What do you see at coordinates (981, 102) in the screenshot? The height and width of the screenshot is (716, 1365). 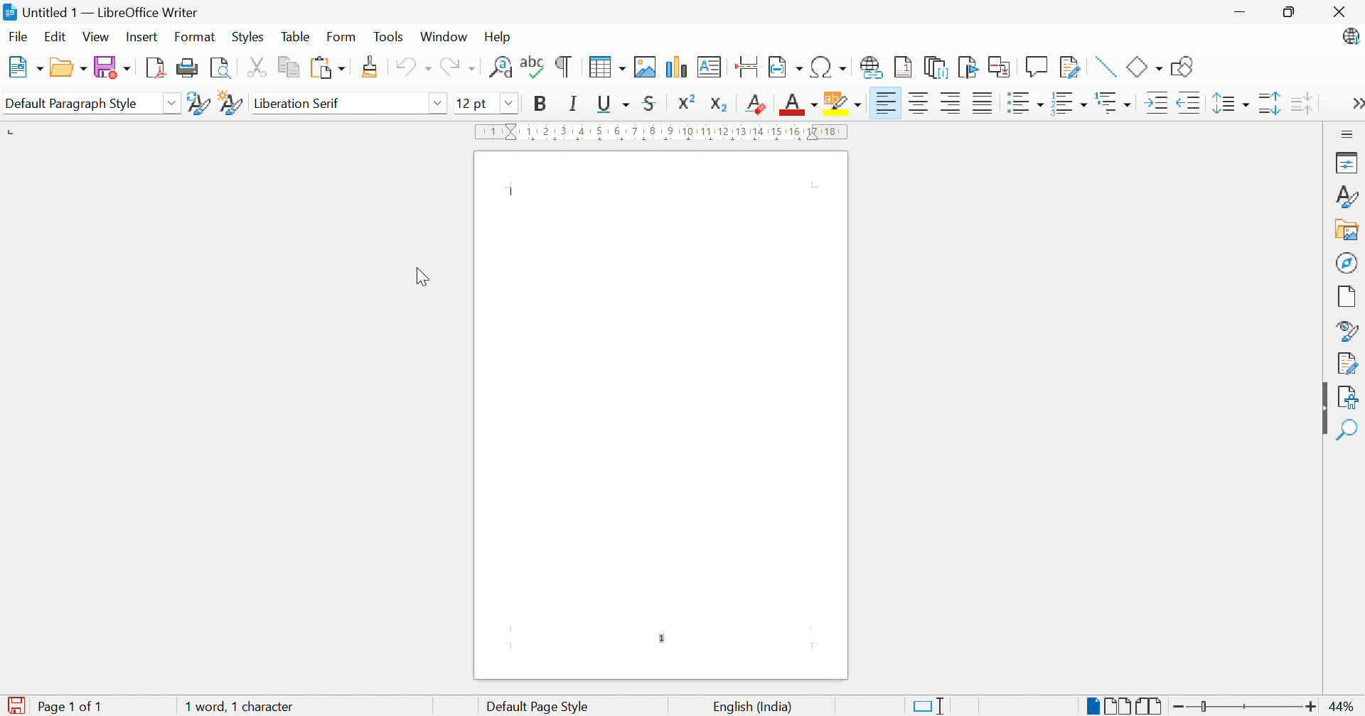 I see `Justified` at bounding box center [981, 102].